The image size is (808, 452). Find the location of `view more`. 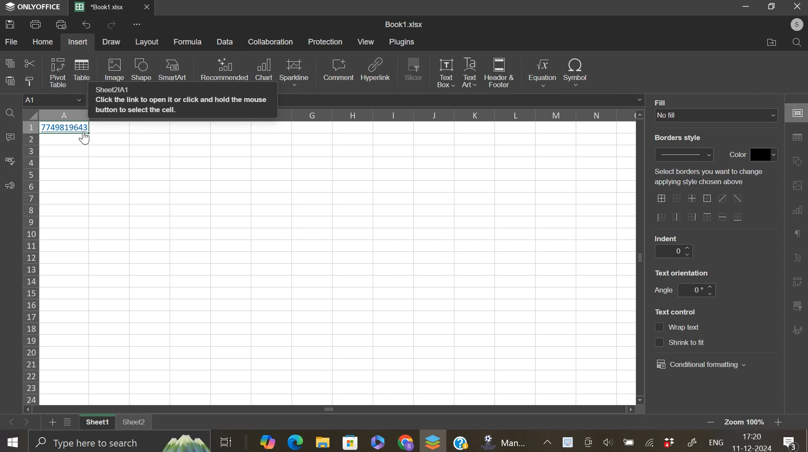

view more is located at coordinates (140, 25).